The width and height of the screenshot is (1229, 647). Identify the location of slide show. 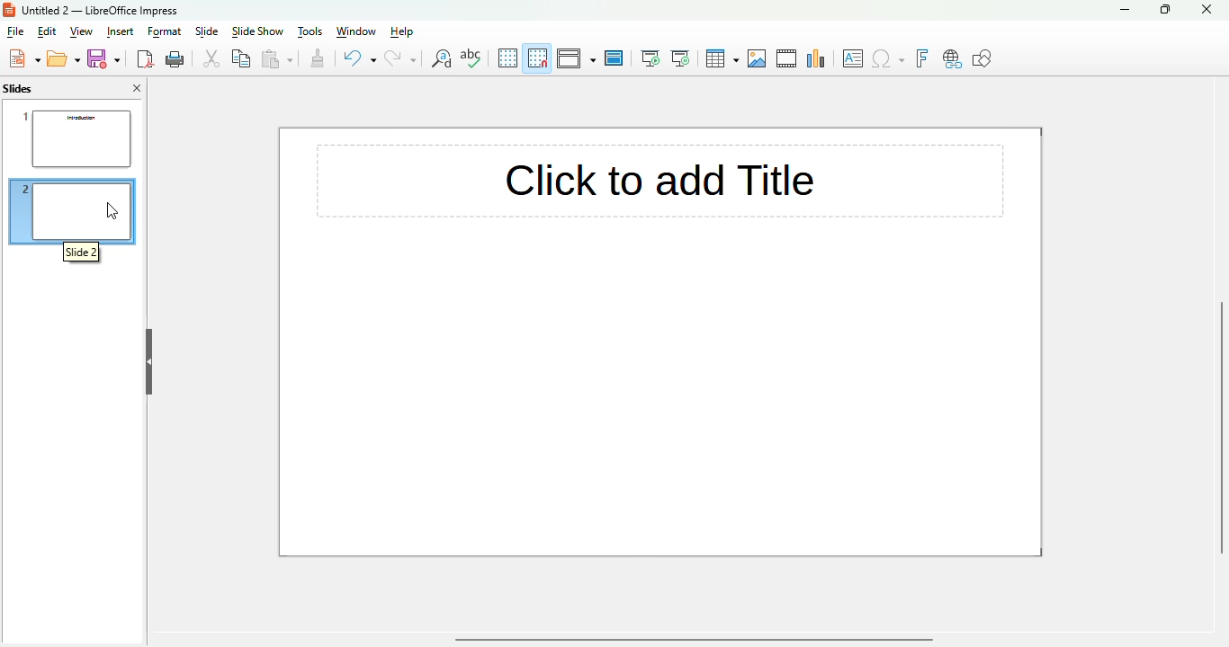
(257, 31).